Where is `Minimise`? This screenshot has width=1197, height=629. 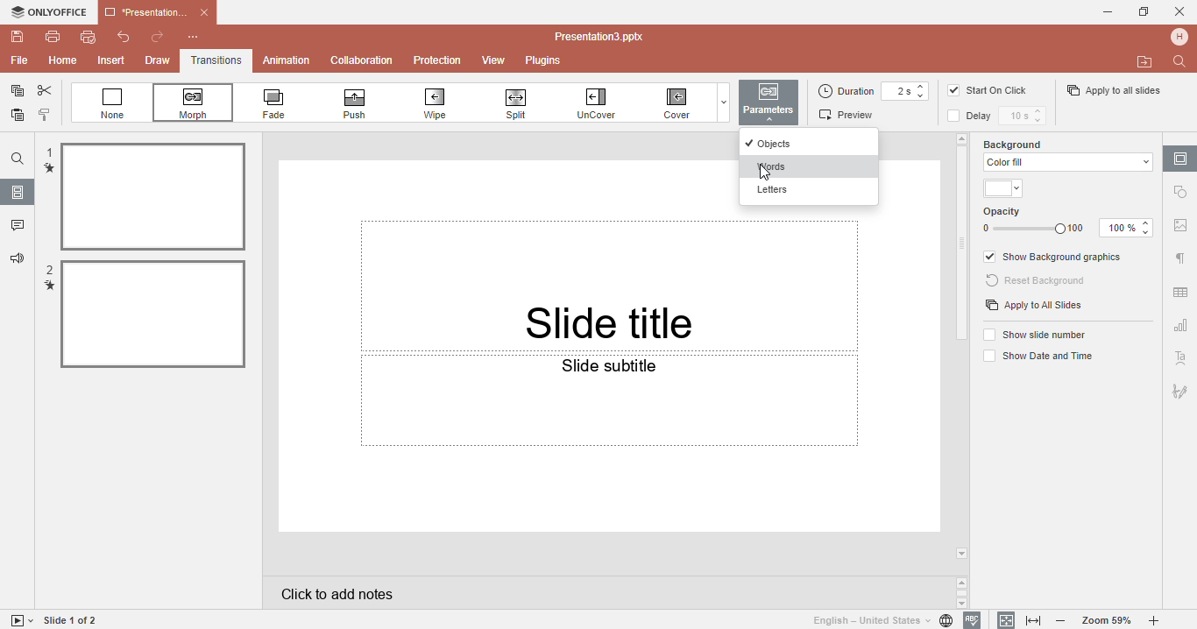
Minimise is located at coordinates (1102, 11).